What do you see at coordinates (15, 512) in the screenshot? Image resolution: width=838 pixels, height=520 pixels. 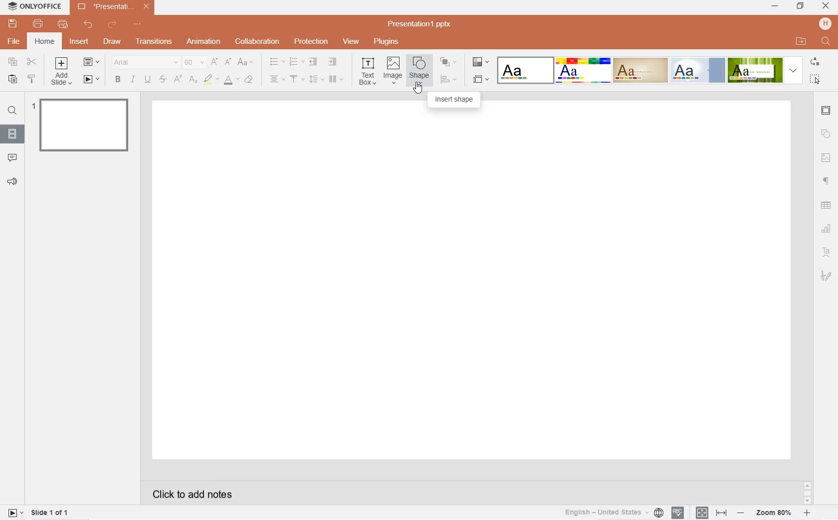 I see `start slide show` at bounding box center [15, 512].